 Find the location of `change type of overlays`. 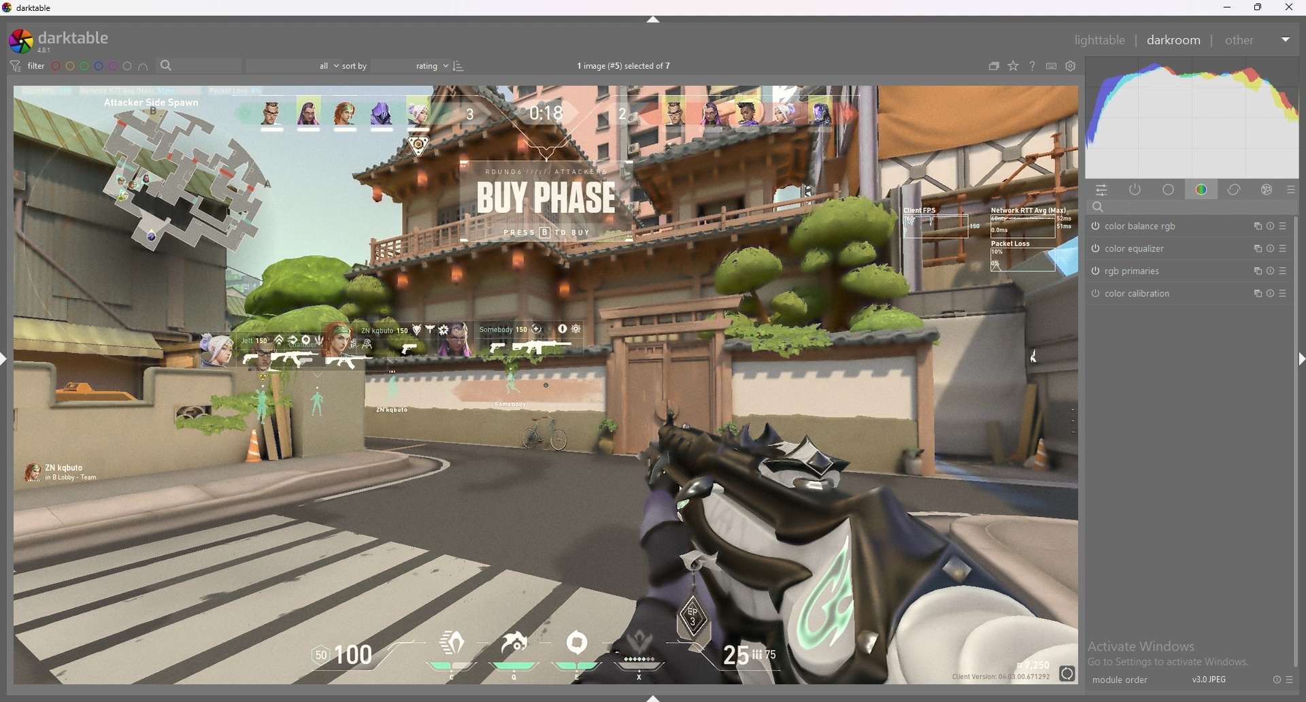

change type of overlays is located at coordinates (1013, 67).